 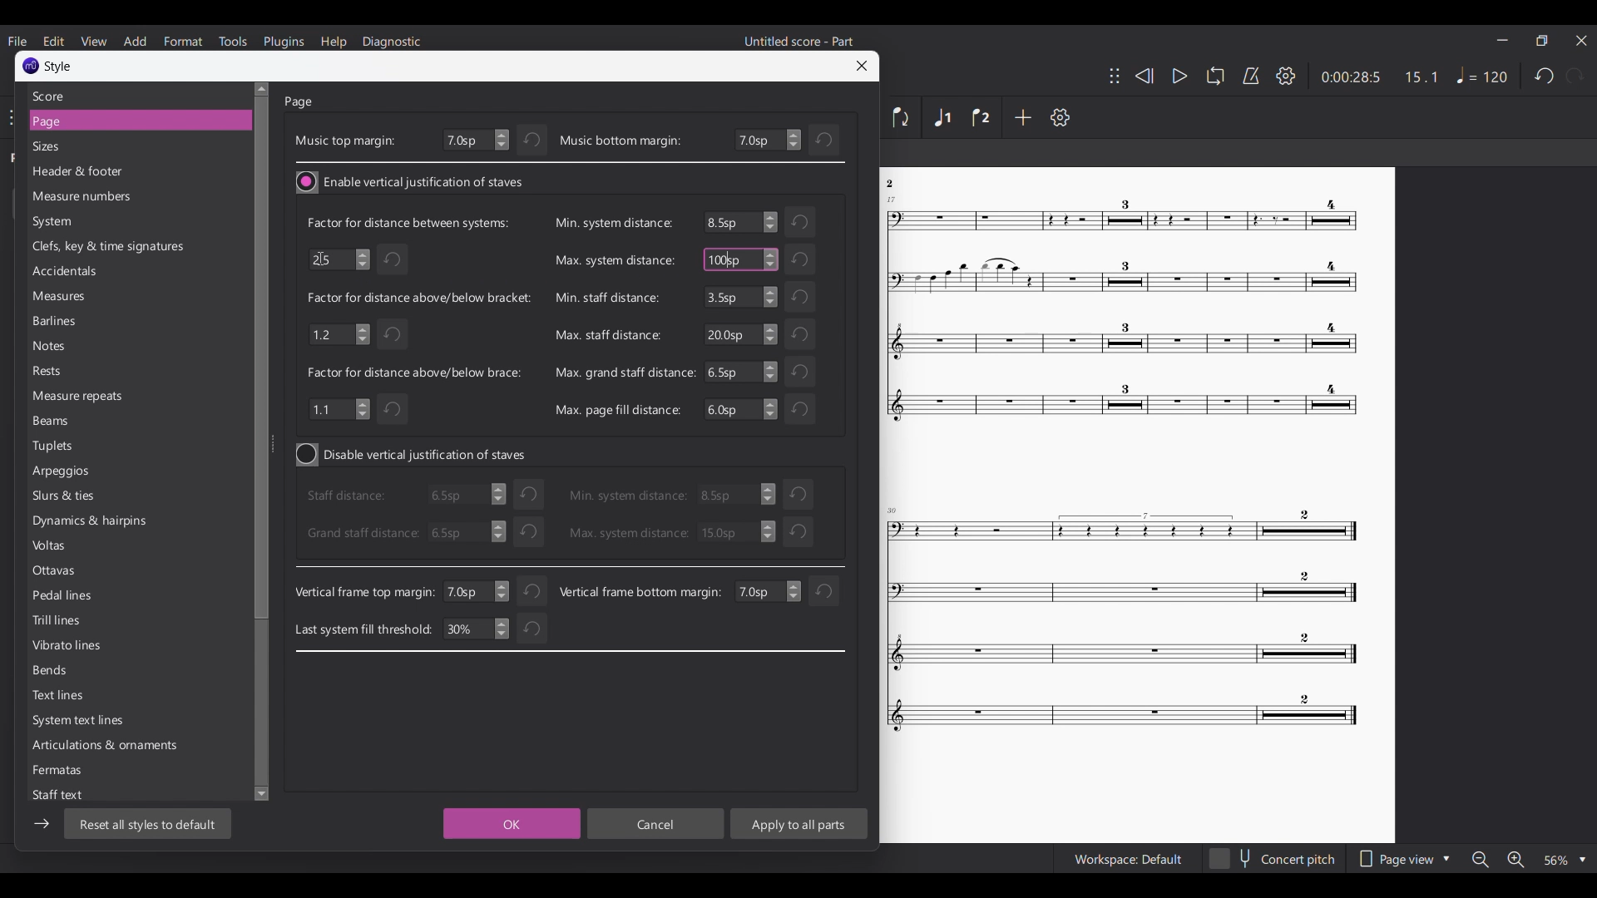 What do you see at coordinates (611, 223) in the screenshot?
I see `Min. system distance` at bounding box center [611, 223].